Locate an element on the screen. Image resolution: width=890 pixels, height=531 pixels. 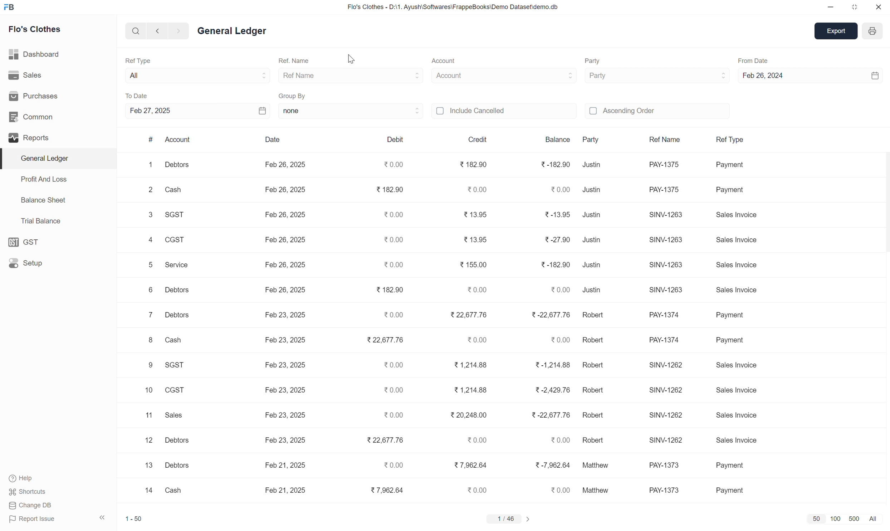
print is located at coordinates (872, 30).